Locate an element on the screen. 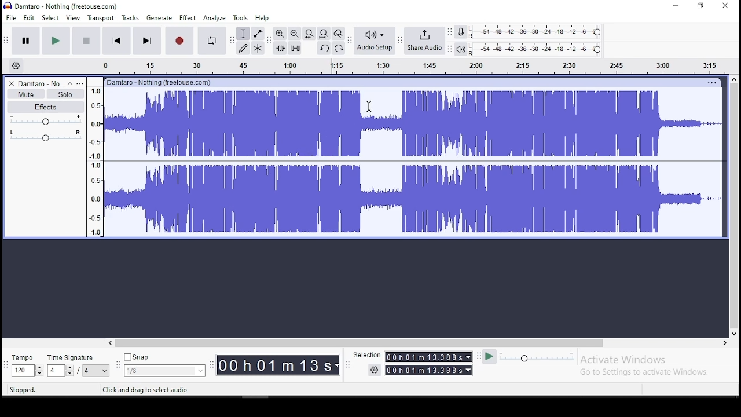 The image size is (741, 417). settings is located at coordinates (375, 370).